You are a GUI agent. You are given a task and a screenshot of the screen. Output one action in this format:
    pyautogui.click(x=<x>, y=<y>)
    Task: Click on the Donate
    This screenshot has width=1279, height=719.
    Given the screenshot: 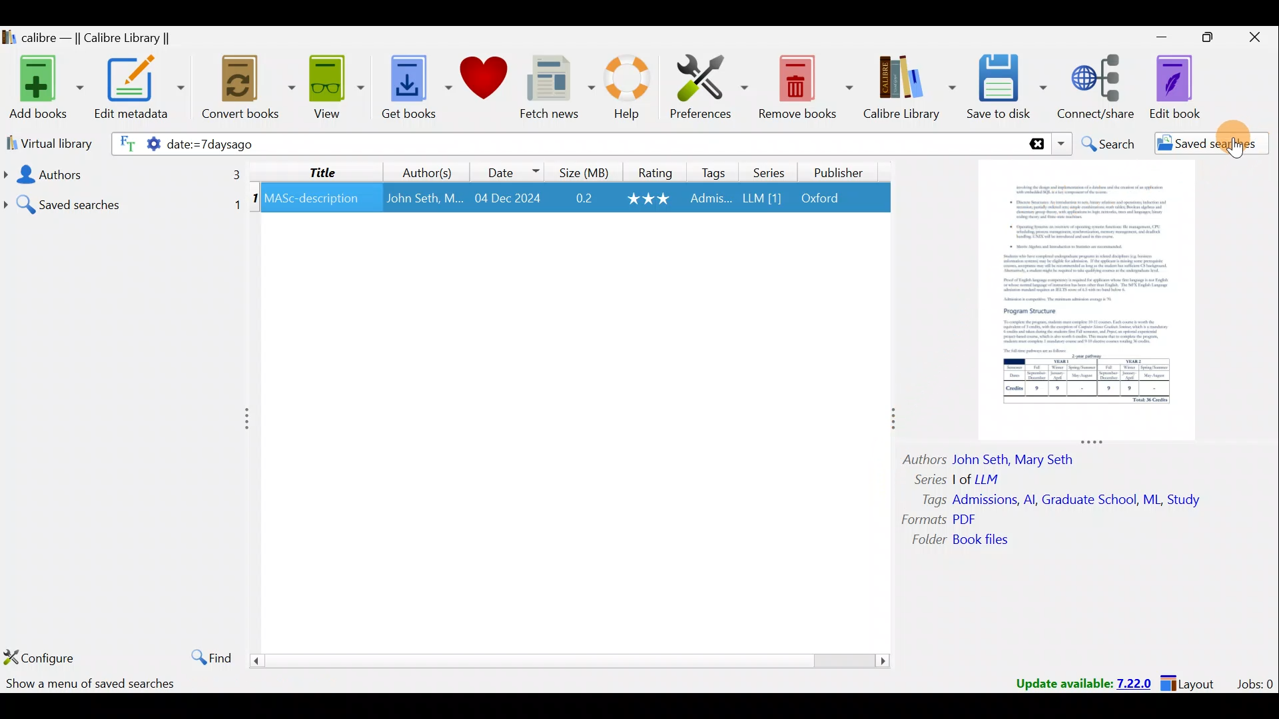 What is the action you would take?
    pyautogui.click(x=483, y=80)
    